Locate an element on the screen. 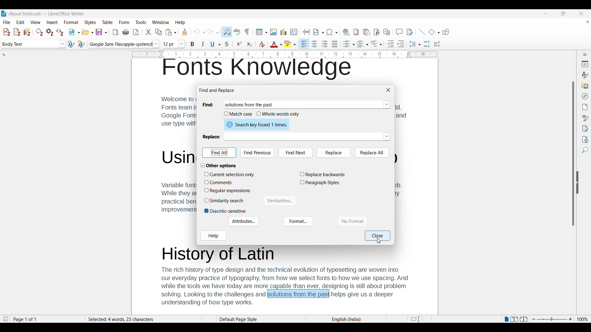 This screenshot has height=332, width=591. text is located at coordinates (285, 276).